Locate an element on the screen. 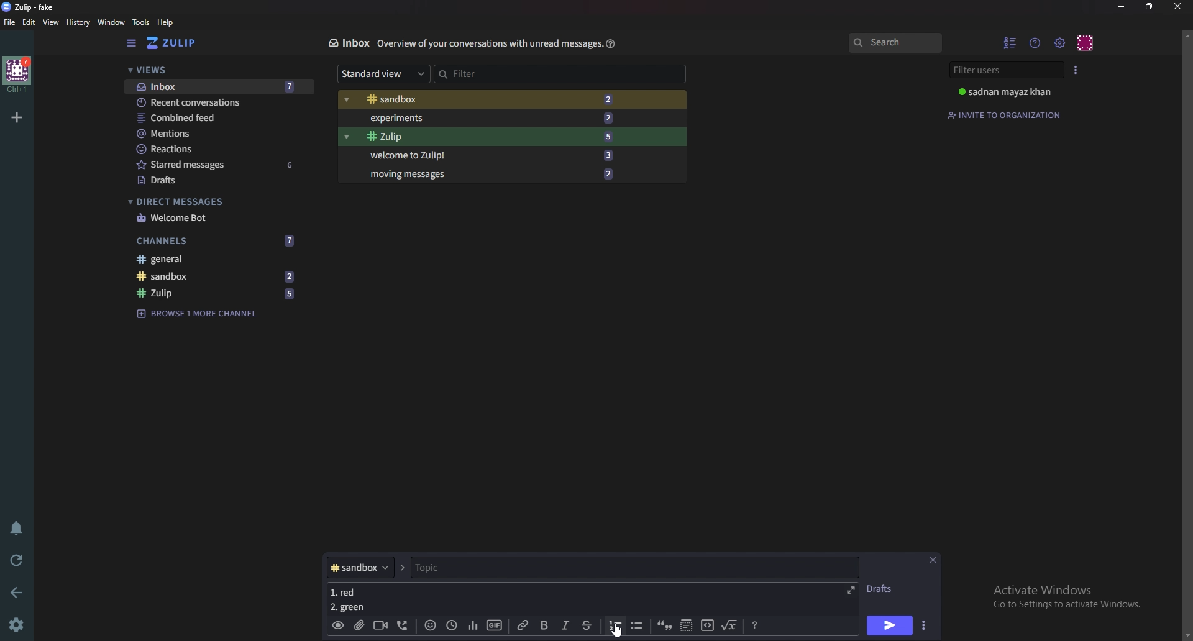  Edit is located at coordinates (30, 22).